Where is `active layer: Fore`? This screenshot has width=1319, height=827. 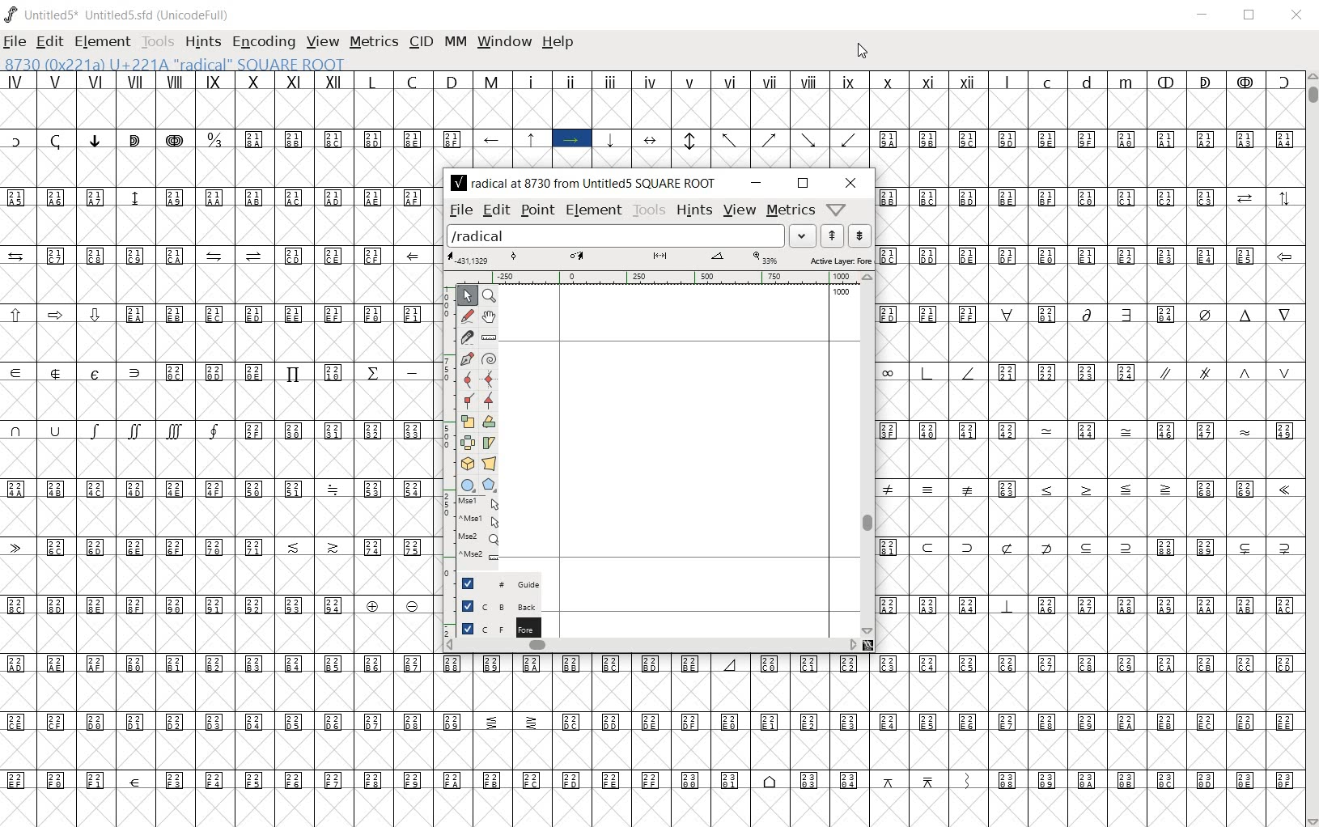 active layer: Fore is located at coordinates (659, 257).